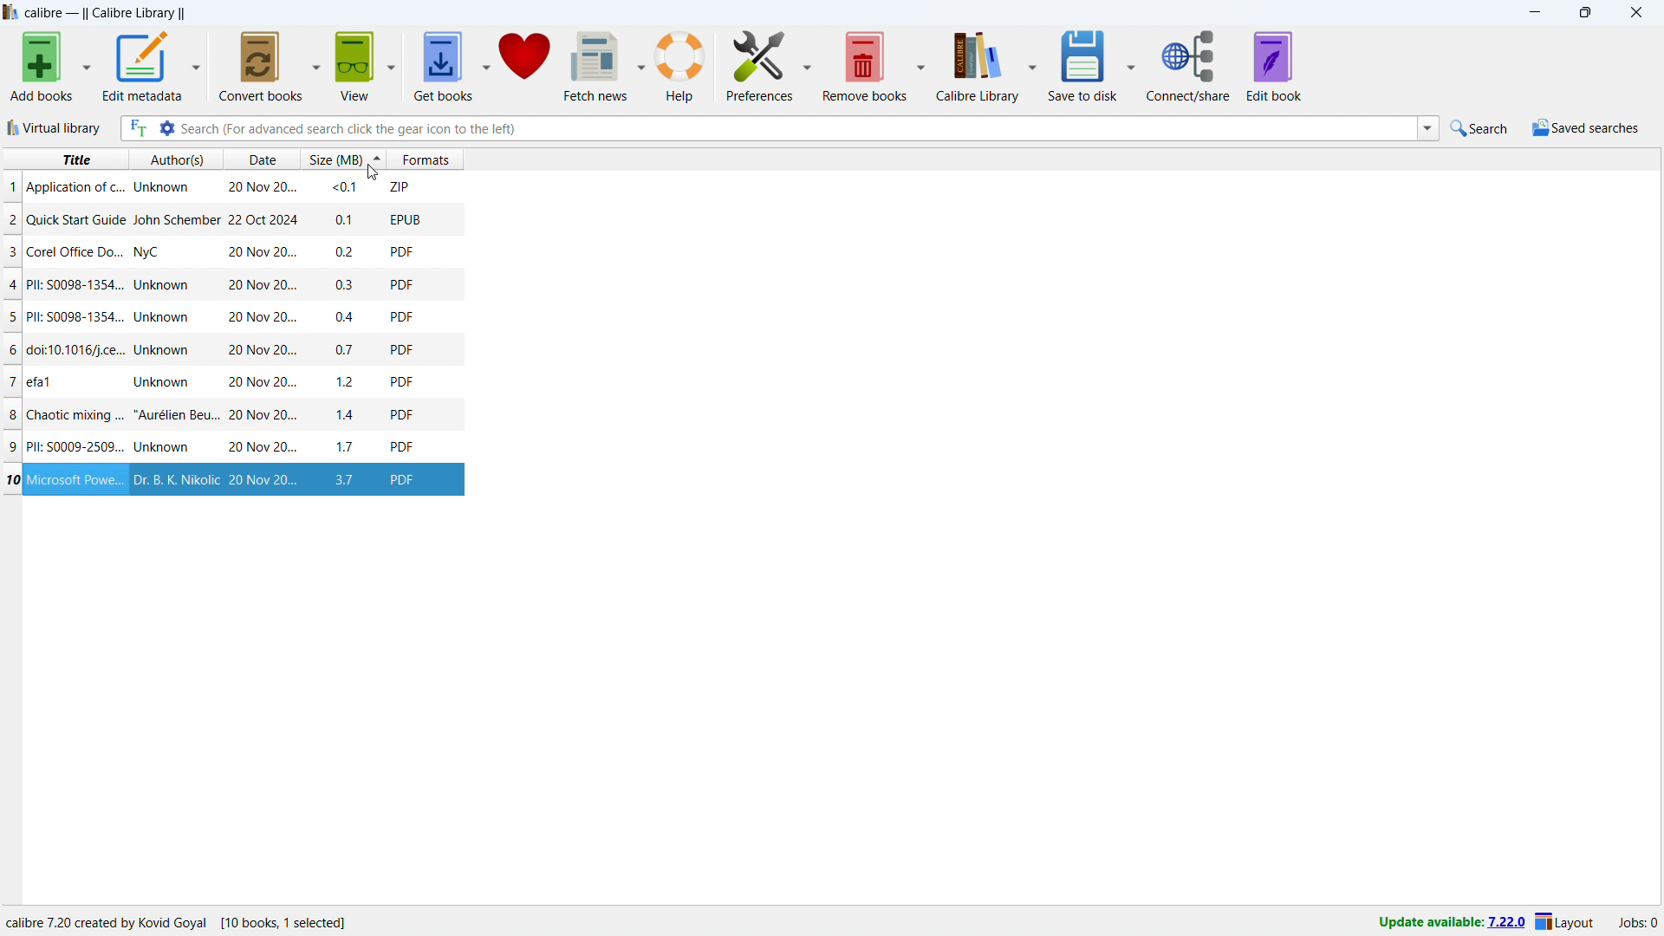 The height and width of the screenshot is (936, 1664). What do you see at coordinates (369, 174) in the screenshot?
I see `cursor` at bounding box center [369, 174].